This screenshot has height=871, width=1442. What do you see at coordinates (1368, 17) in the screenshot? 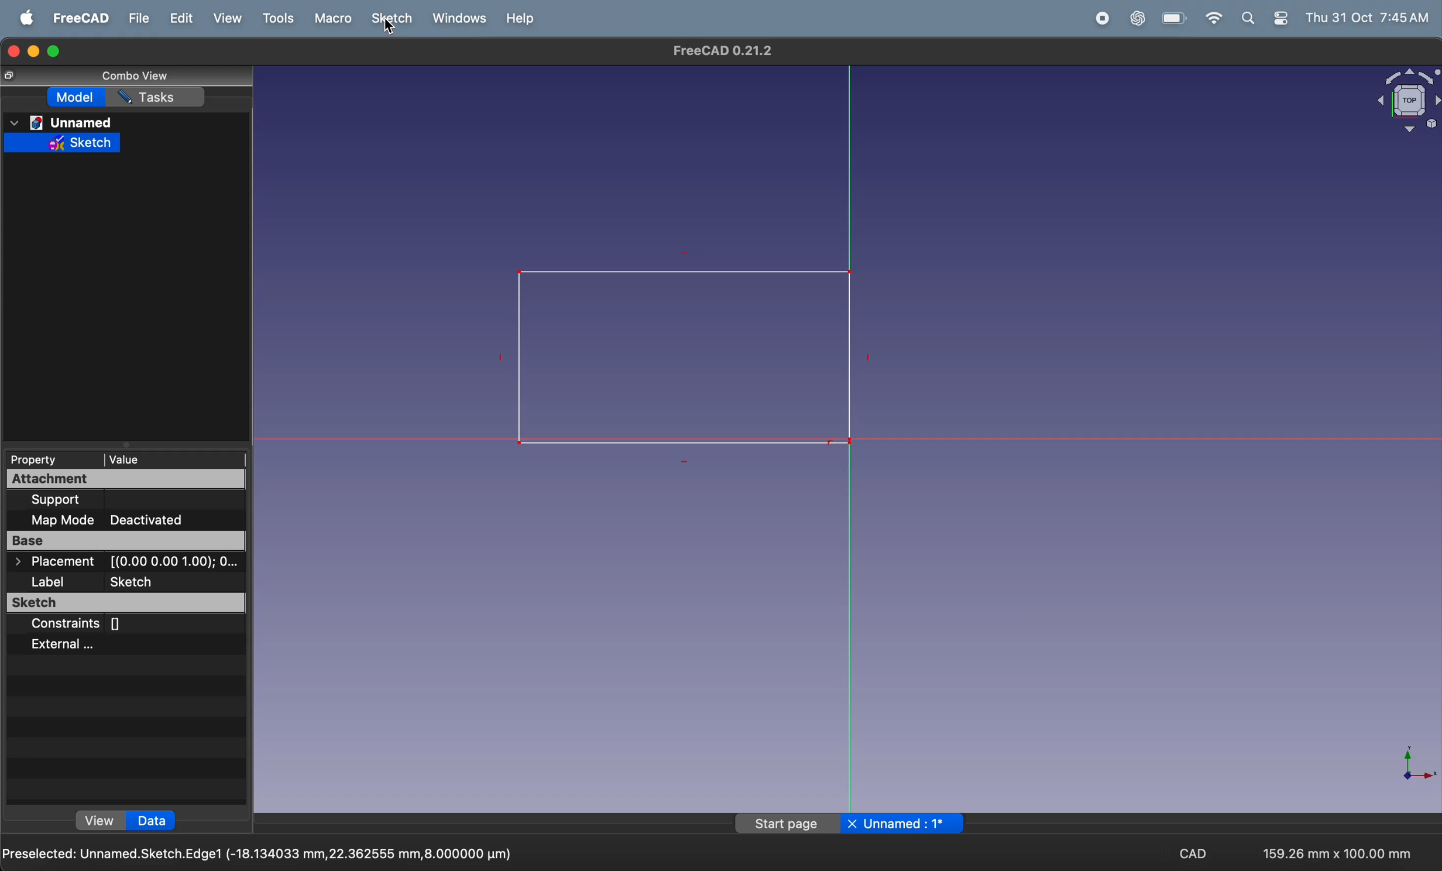
I see `thu 31 oct 7.45` at bounding box center [1368, 17].